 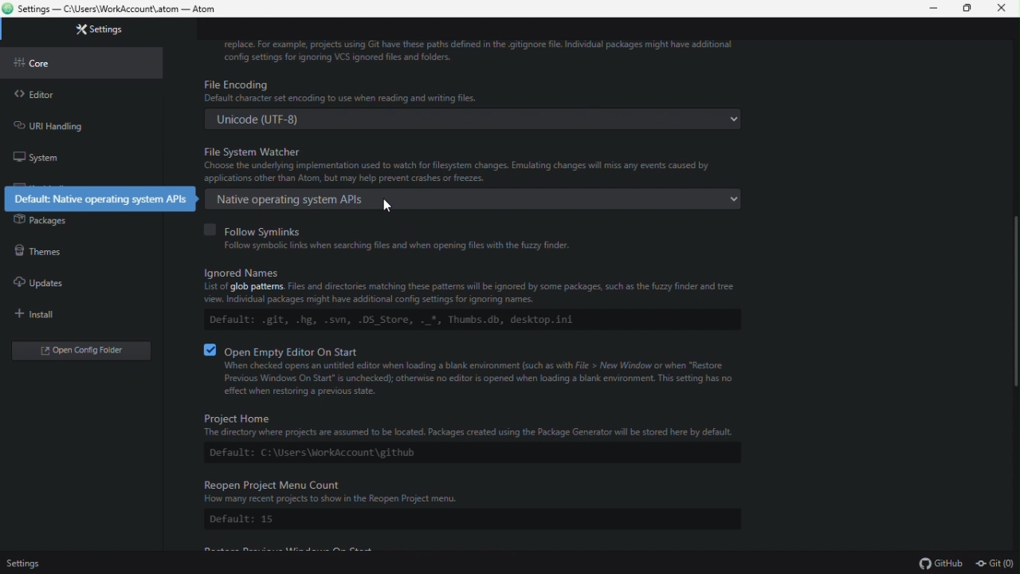 What do you see at coordinates (479, 303) in the screenshot?
I see `ignored names` at bounding box center [479, 303].